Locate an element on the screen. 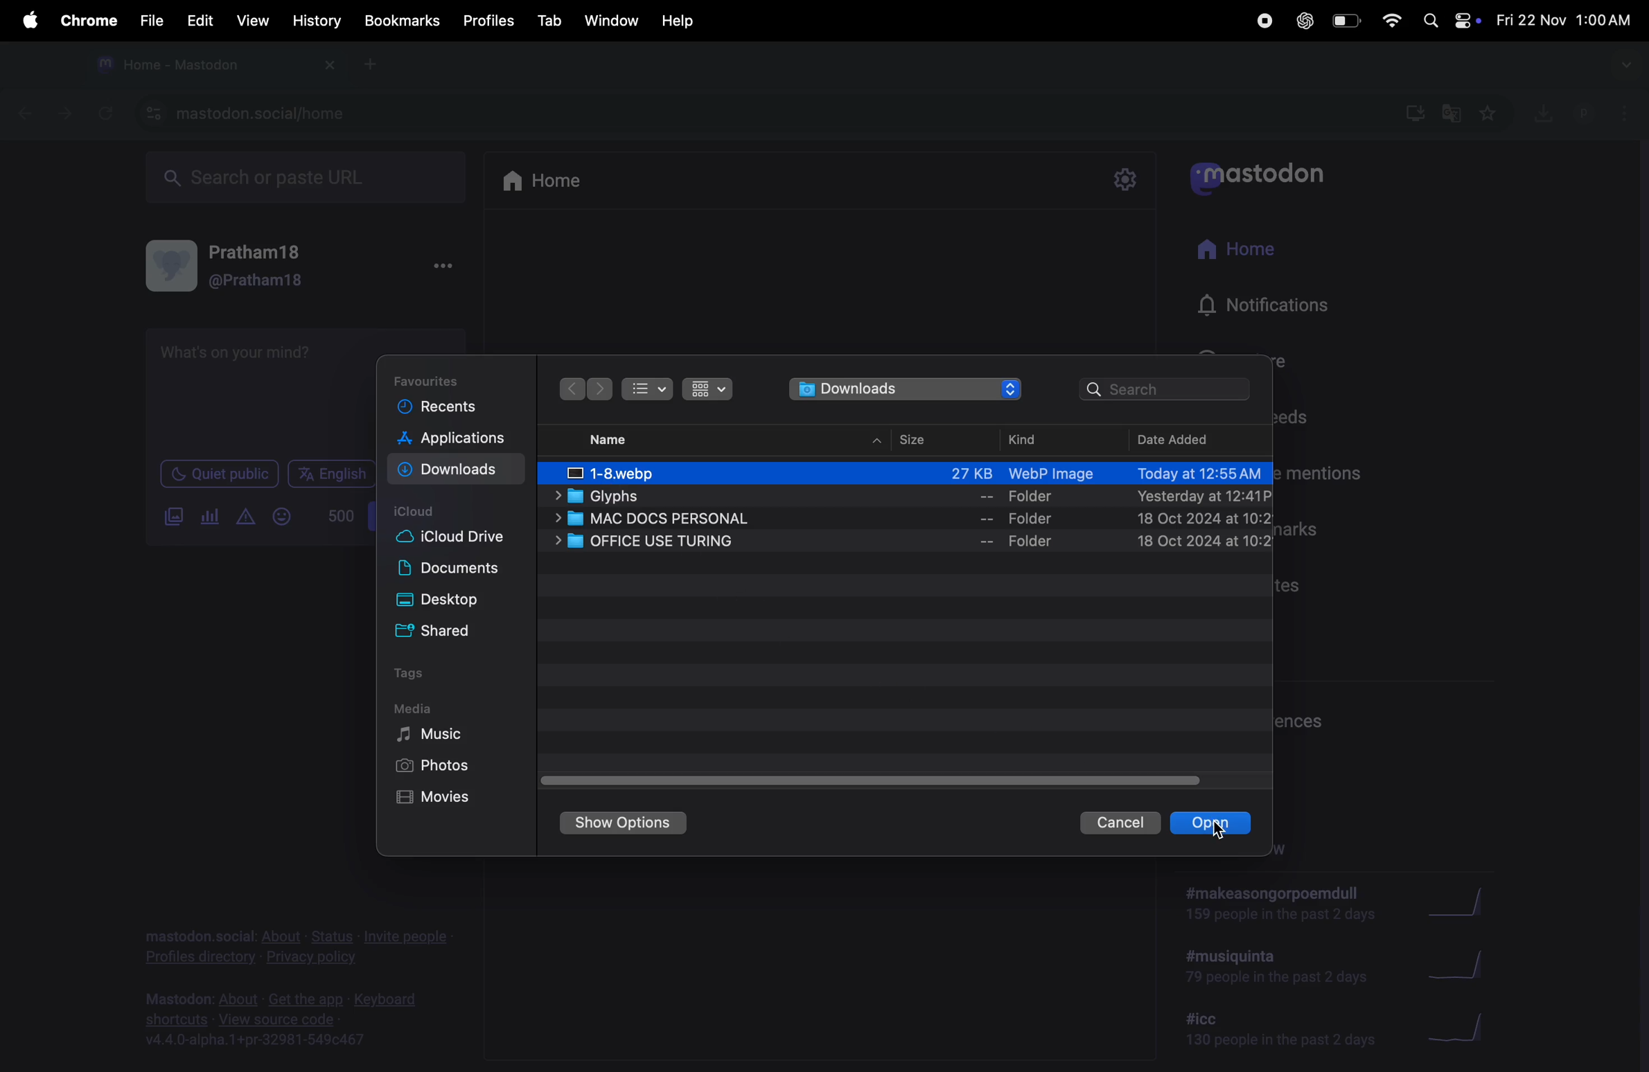 The height and width of the screenshot is (1072, 1649). quiet public is located at coordinates (217, 476).